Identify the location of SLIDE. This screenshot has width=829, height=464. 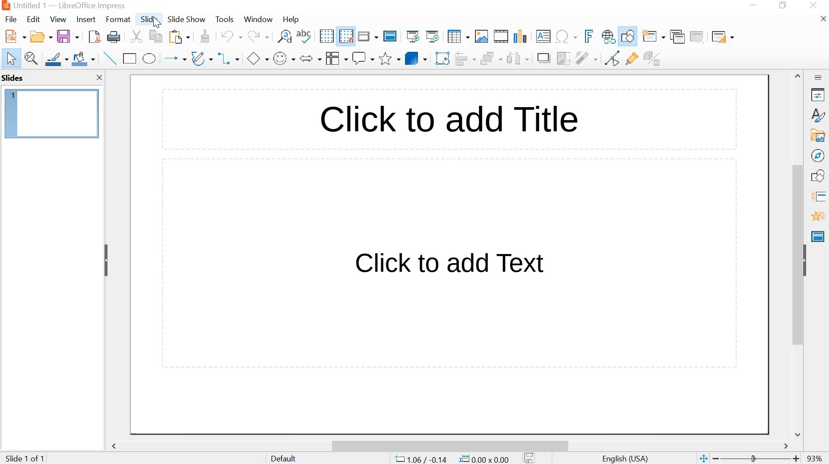
(148, 19).